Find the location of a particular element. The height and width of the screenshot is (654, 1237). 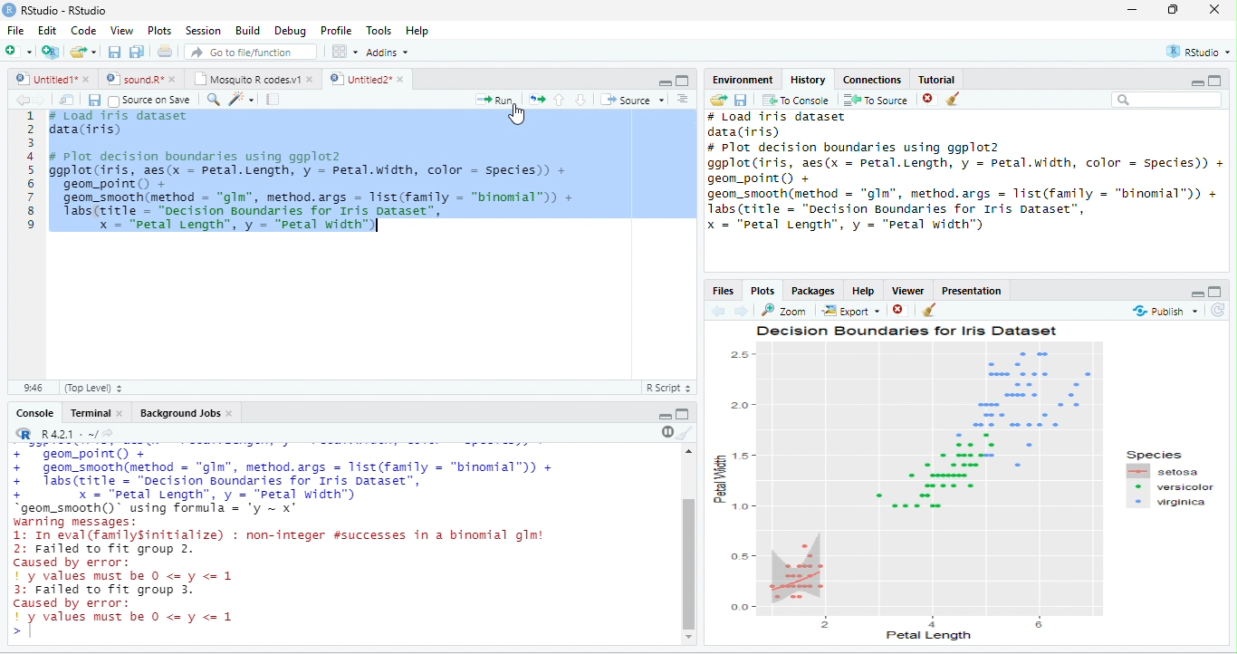

options is located at coordinates (345, 52).